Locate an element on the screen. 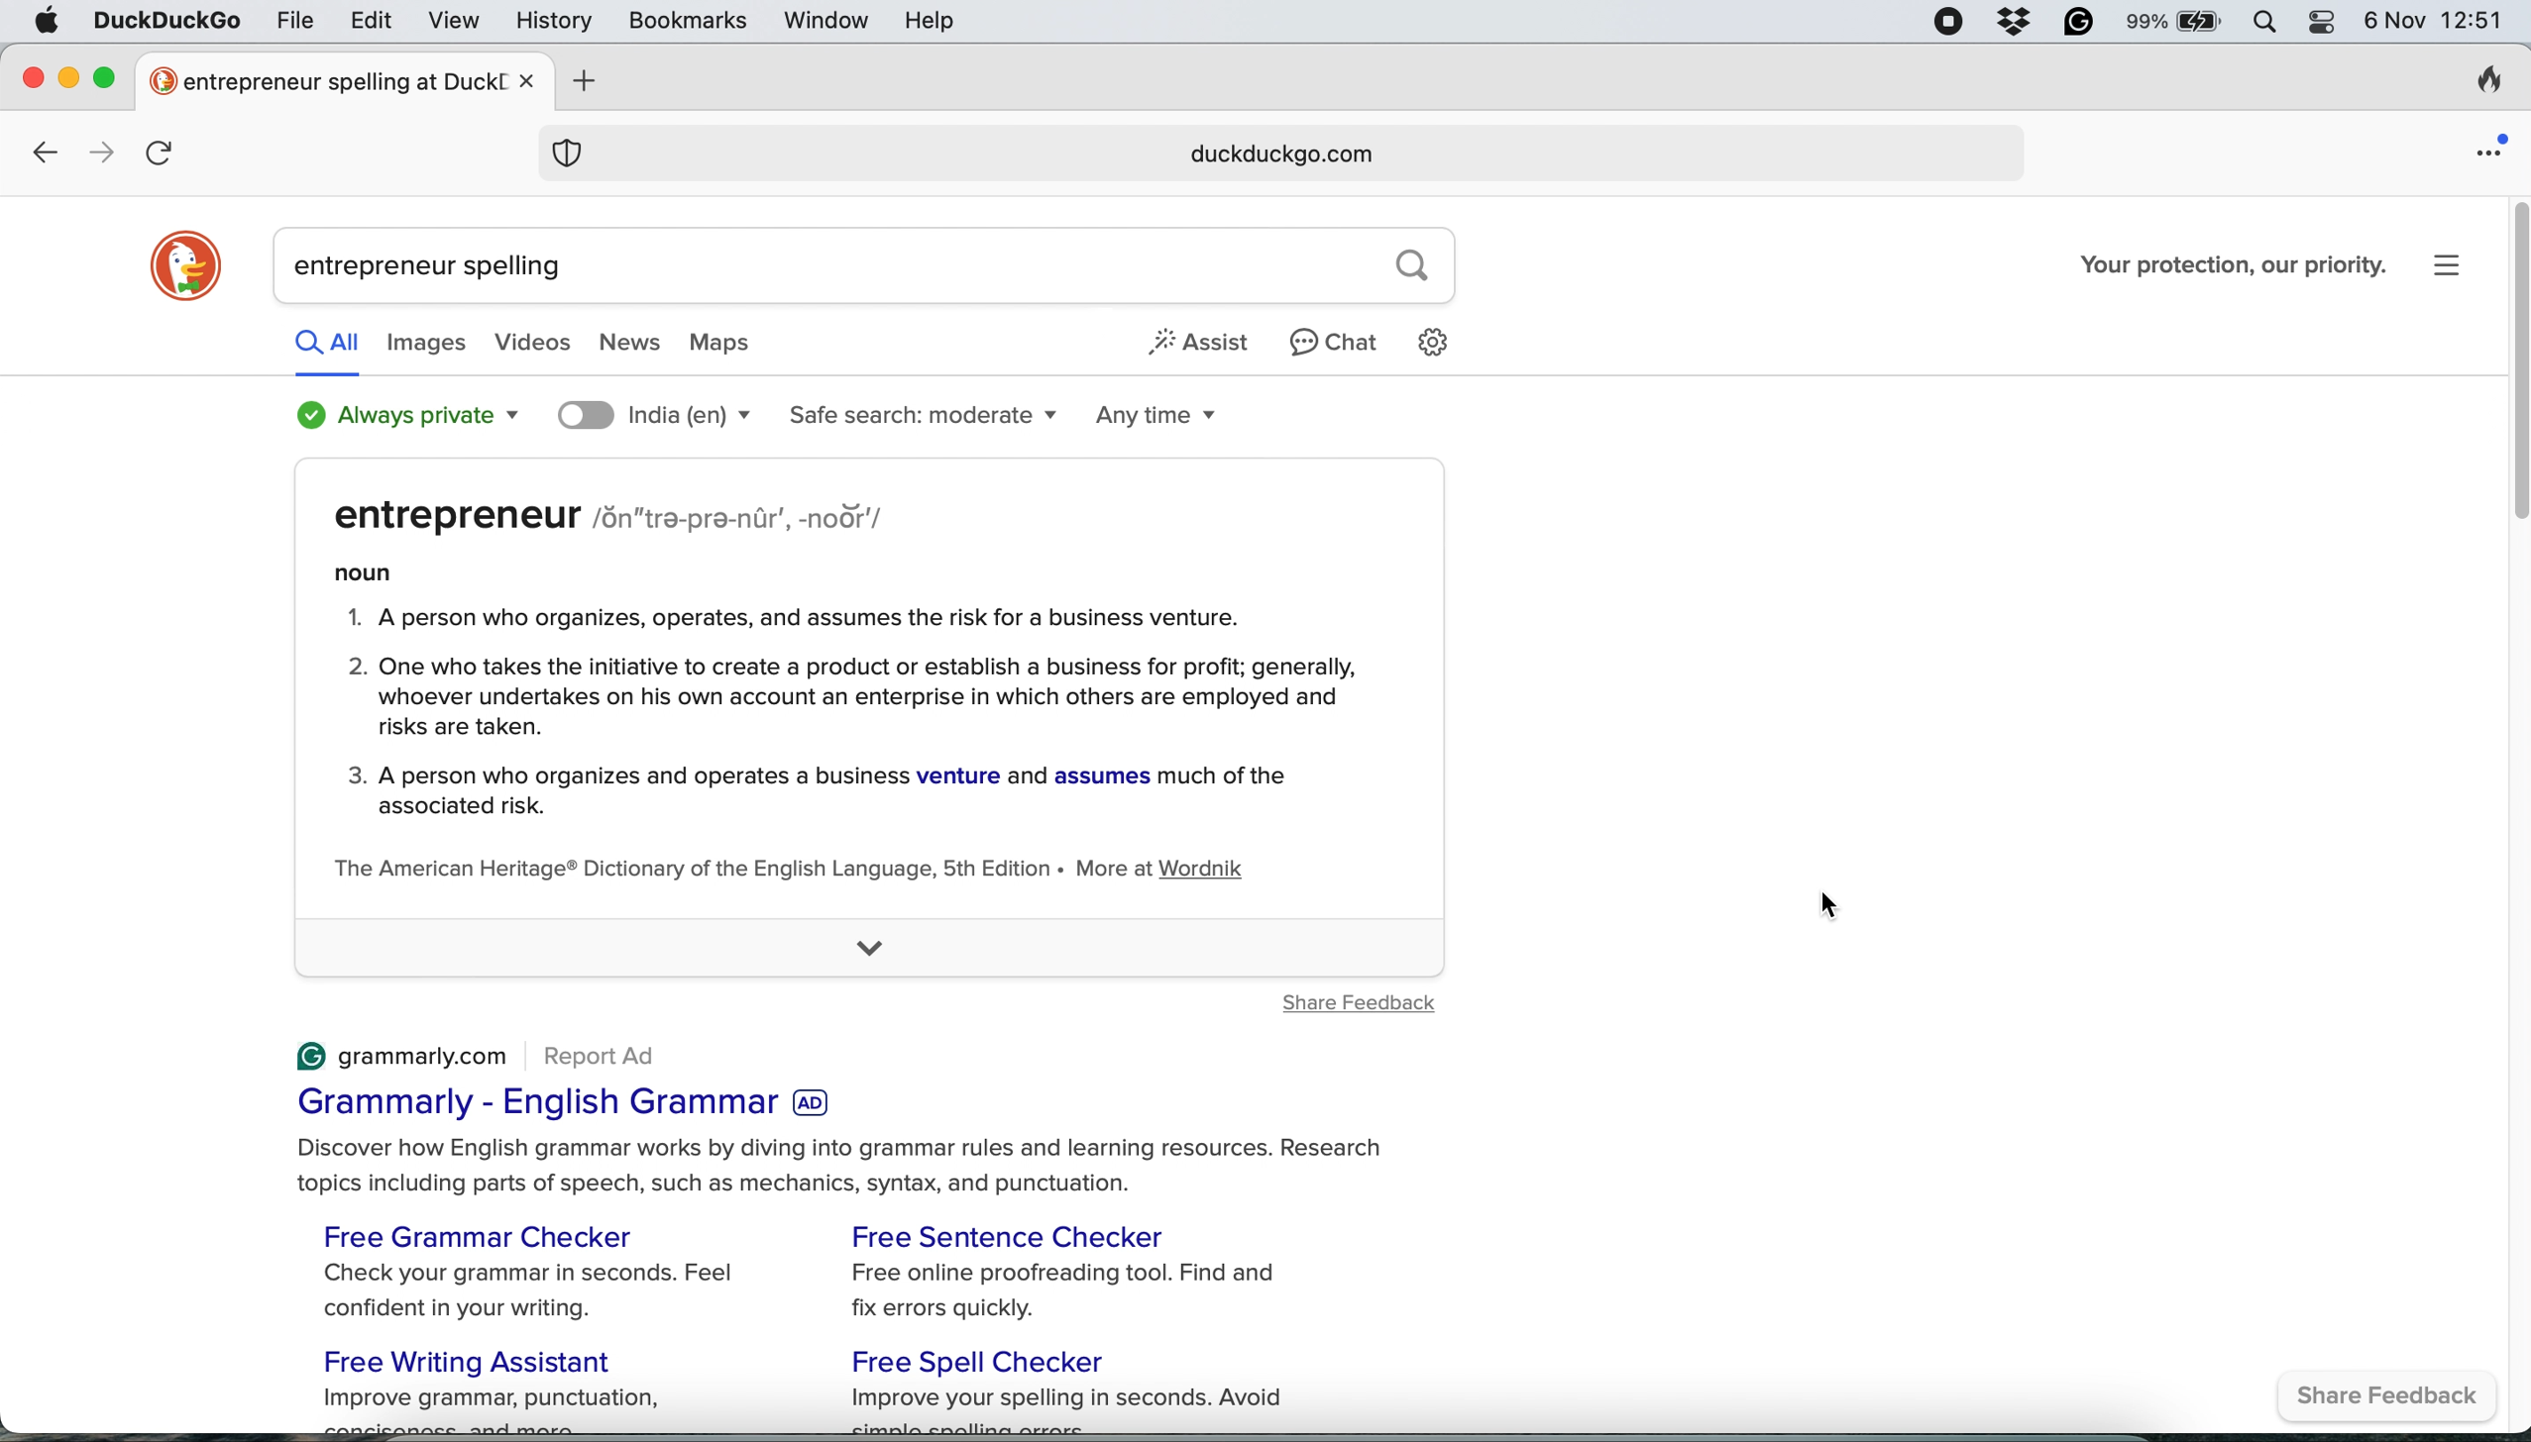 This screenshot has width=2531, height=1442. 99% is located at coordinates (2140, 24).